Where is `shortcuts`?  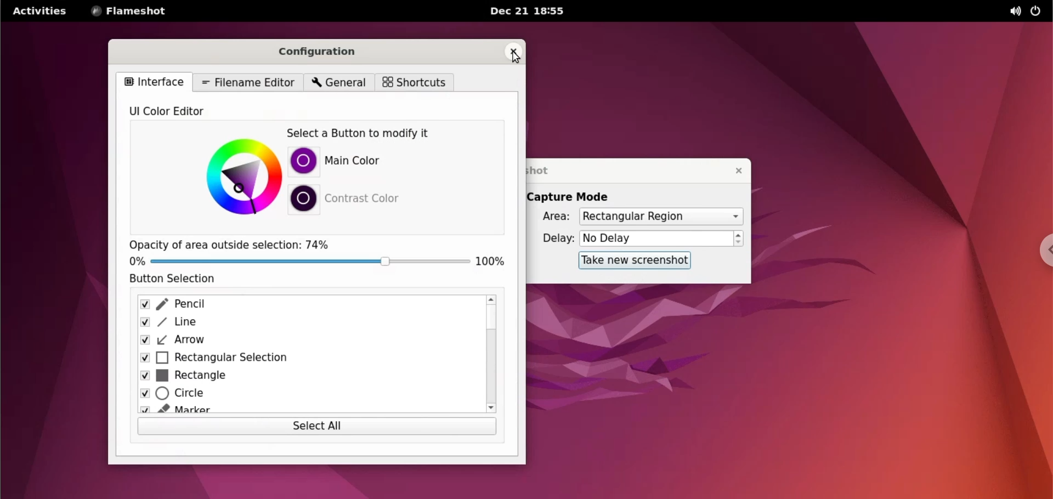 shortcuts is located at coordinates (413, 82).